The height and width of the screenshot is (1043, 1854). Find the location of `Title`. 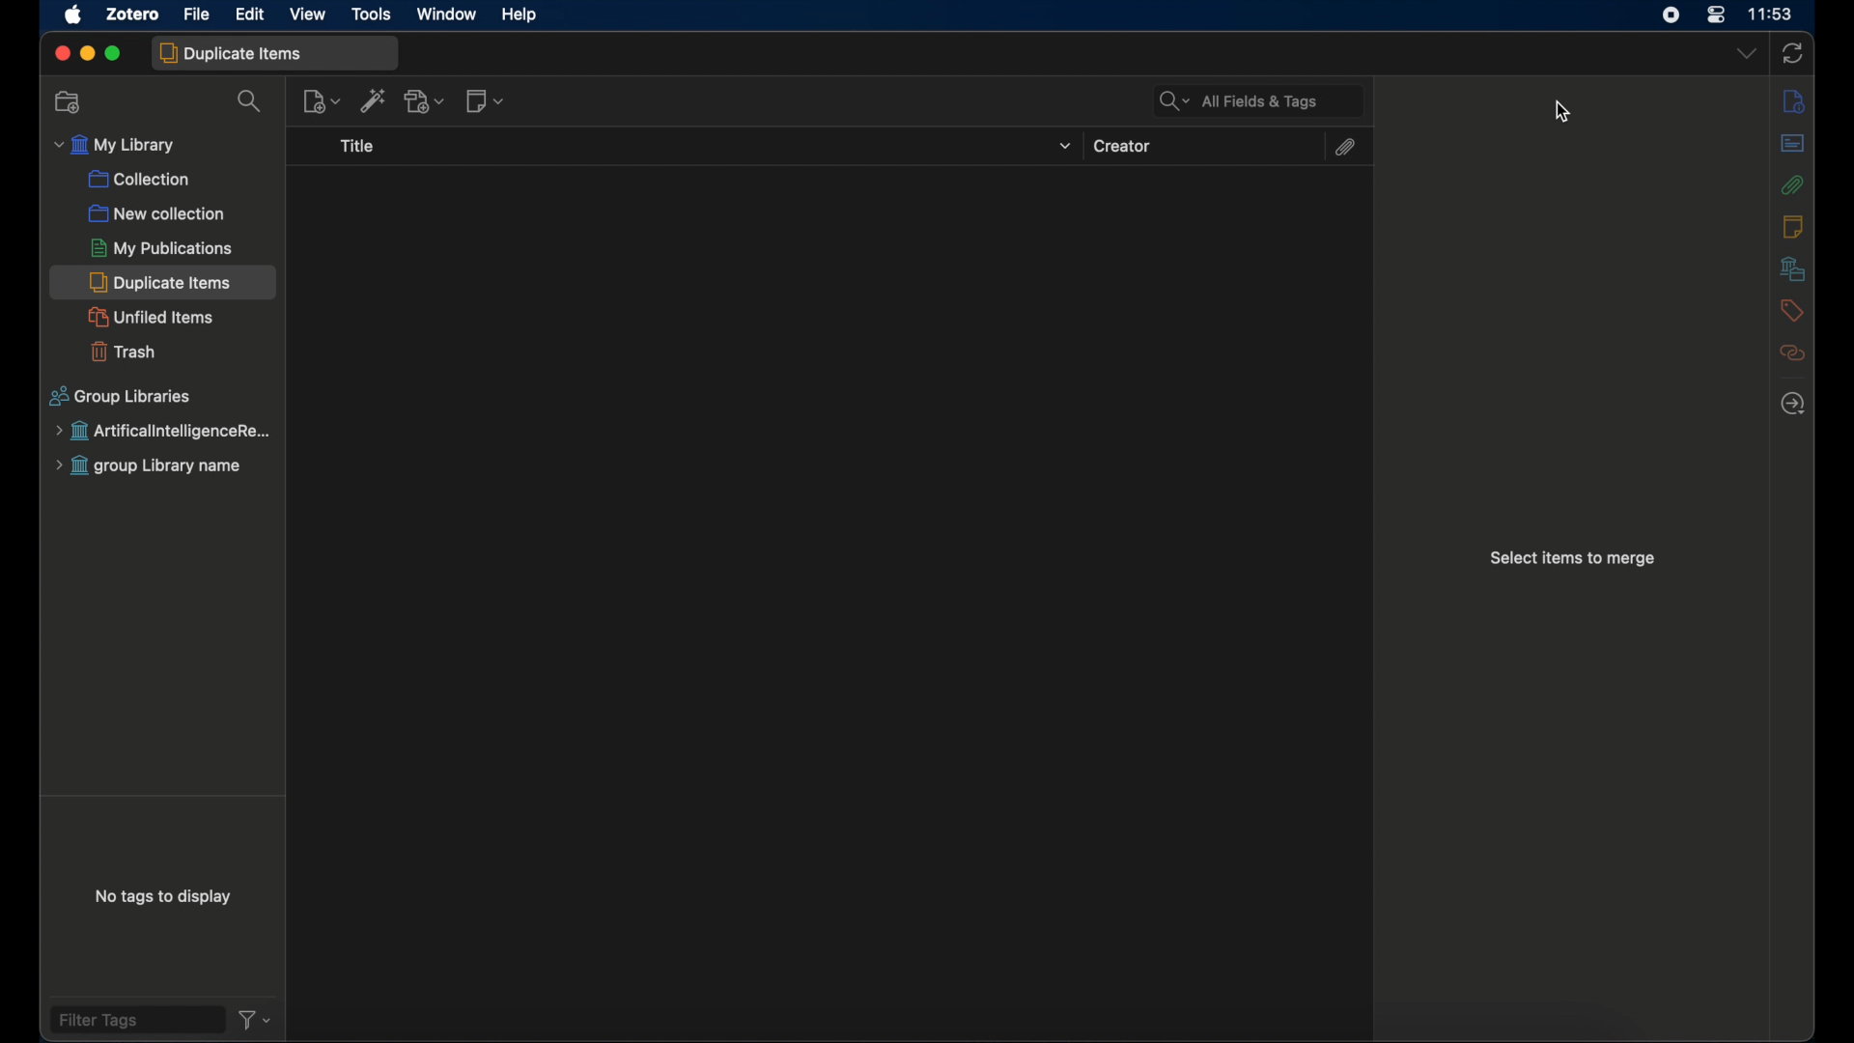

Title is located at coordinates (368, 146).